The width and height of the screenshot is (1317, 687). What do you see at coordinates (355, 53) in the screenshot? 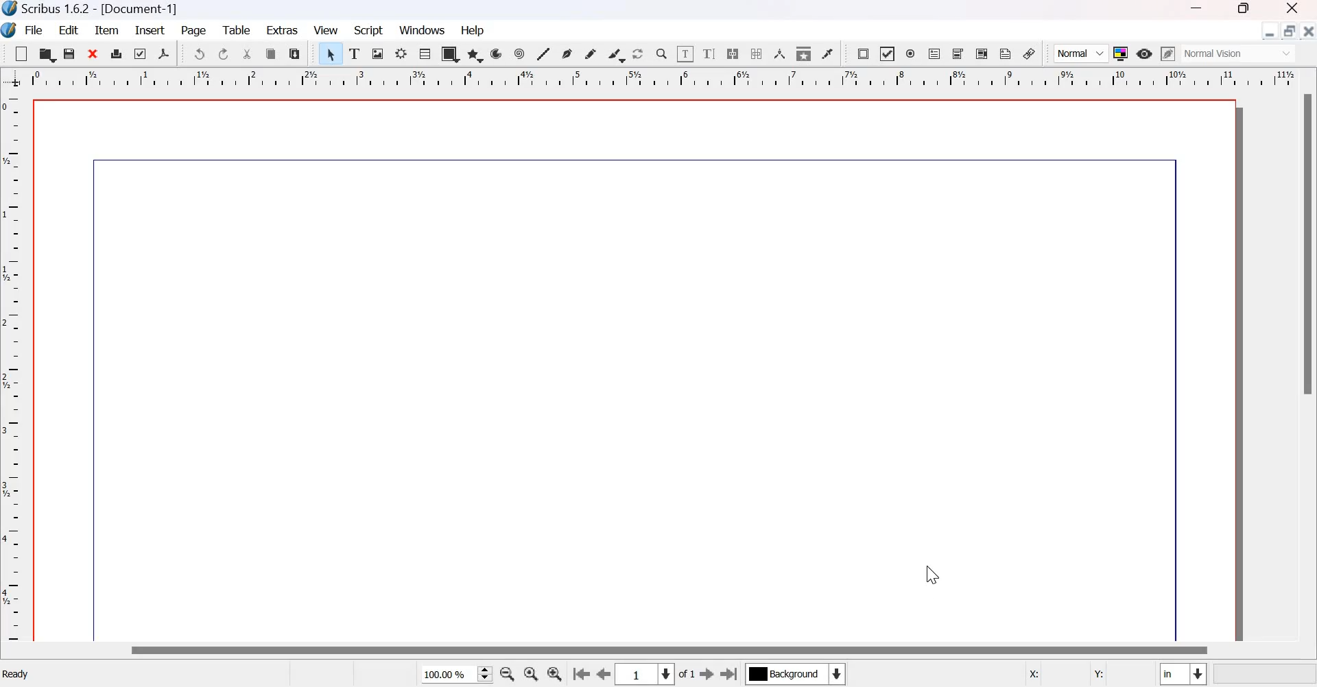
I see `Text frame` at bounding box center [355, 53].